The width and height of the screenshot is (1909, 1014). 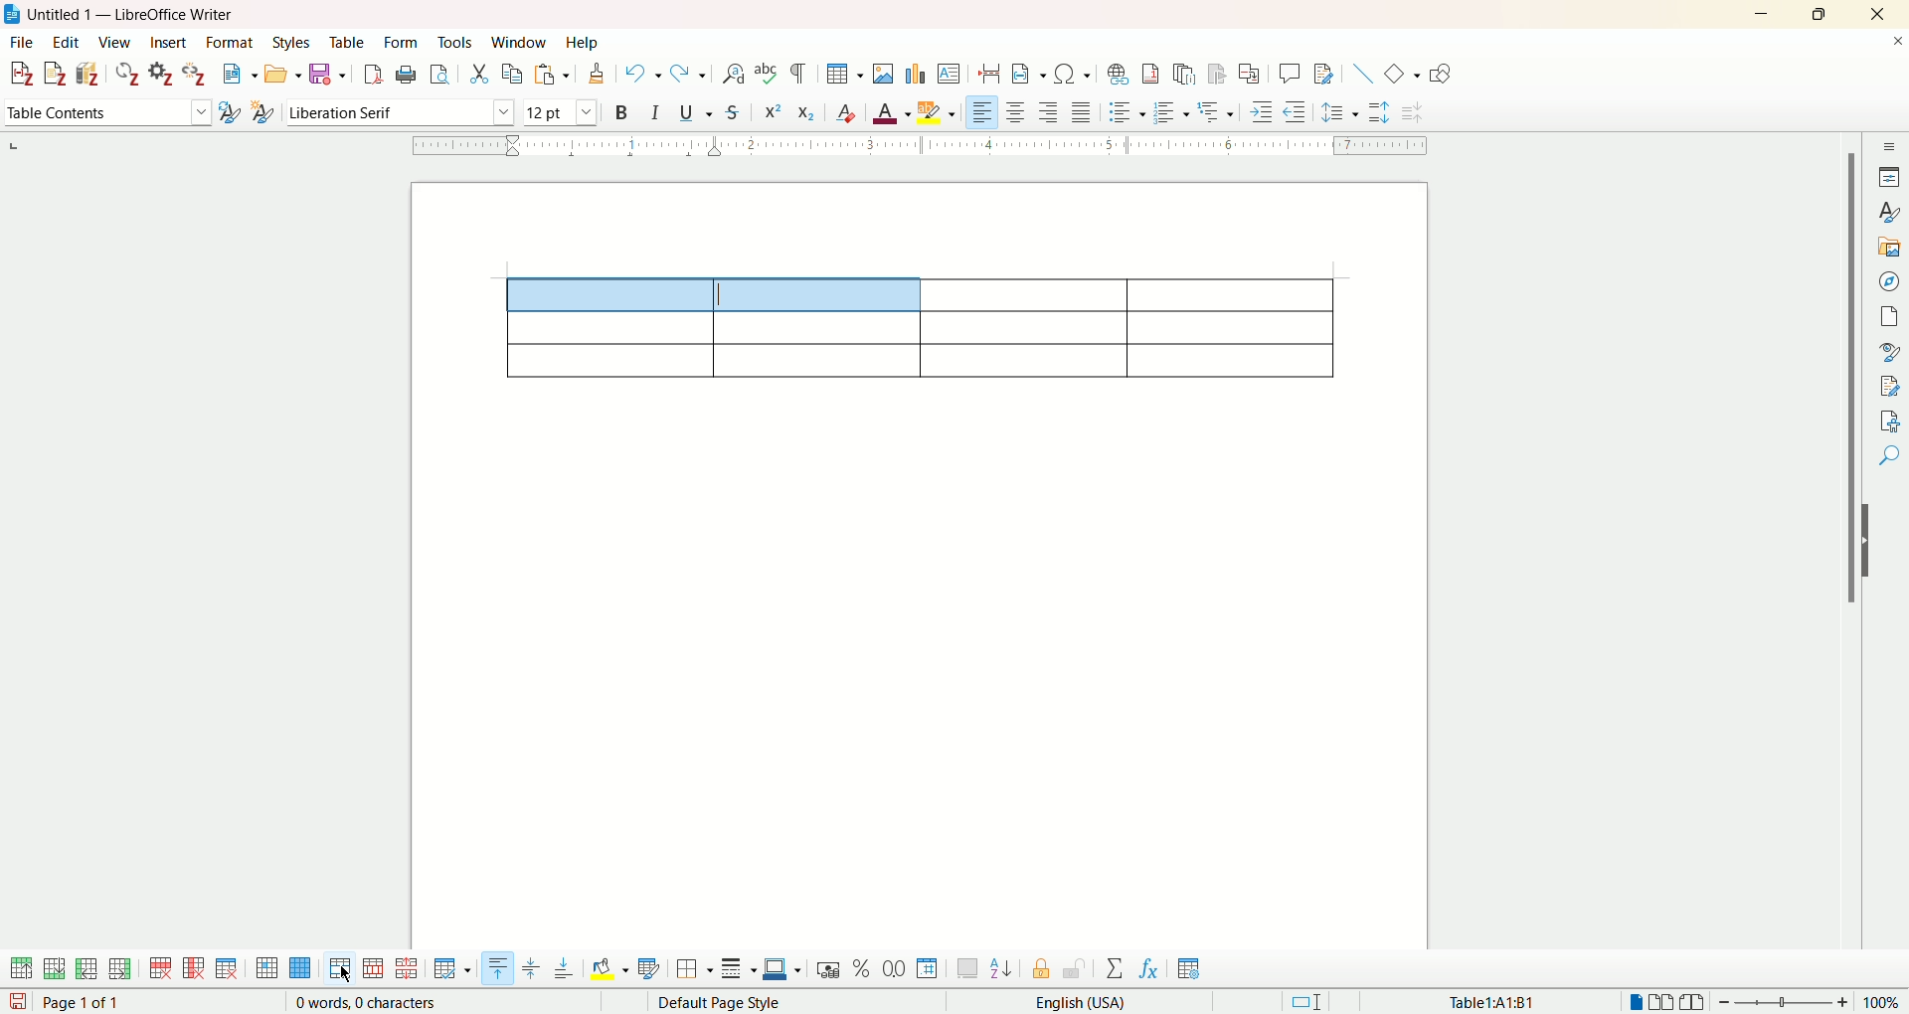 What do you see at coordinates (1852, 557) in the screenshot?
I see `vertical scroll bar` at bounding box center [1852, 557].